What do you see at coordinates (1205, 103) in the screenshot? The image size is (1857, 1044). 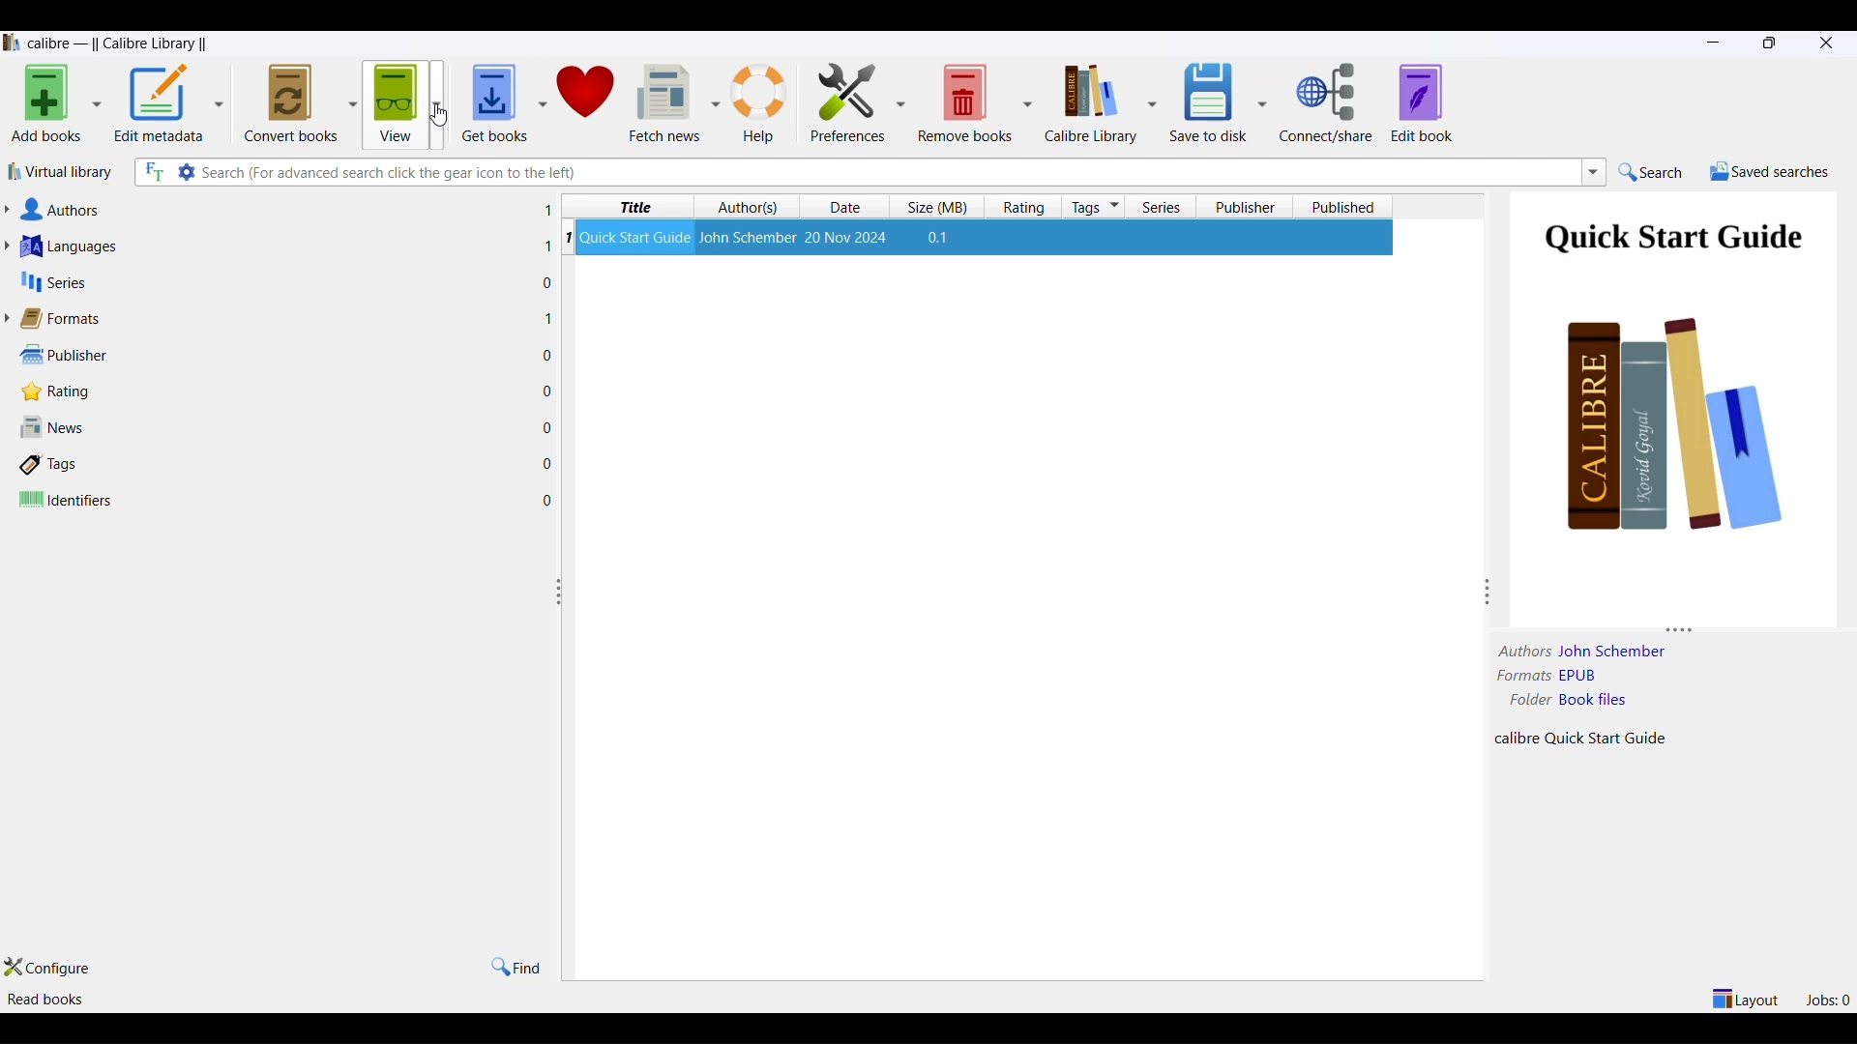 I see `save to disk` at bounding box center [1205, 103].